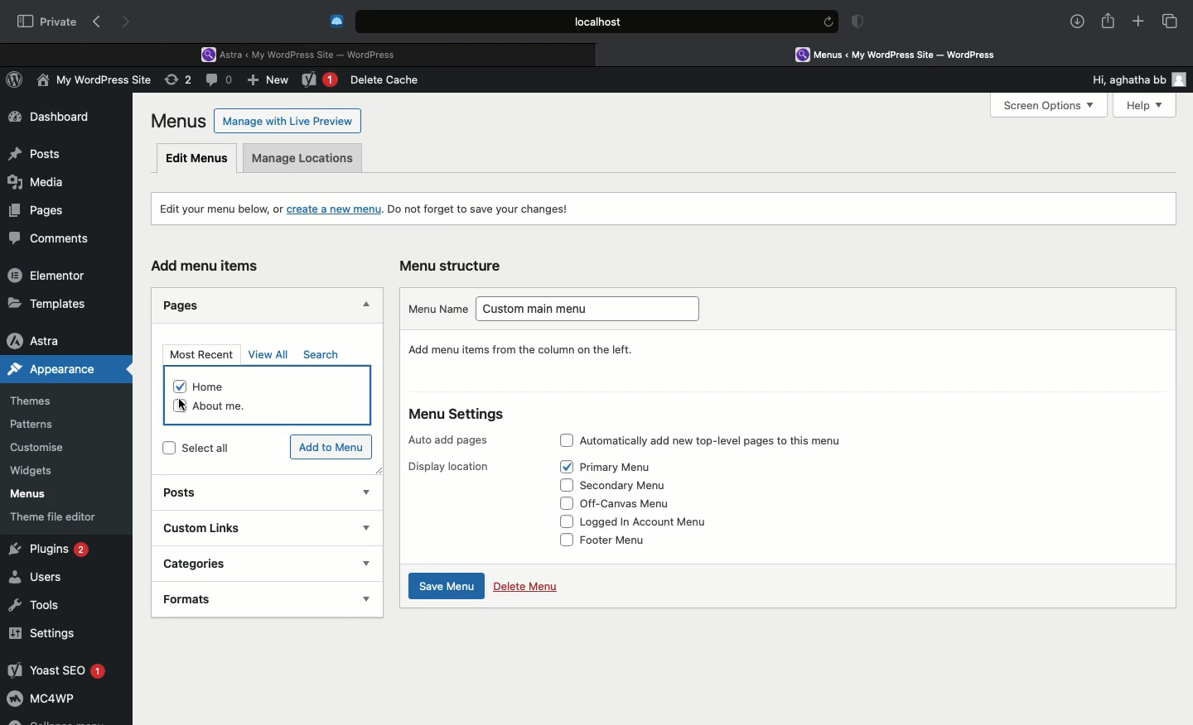  I want to click on cursor, so click(186, 406).